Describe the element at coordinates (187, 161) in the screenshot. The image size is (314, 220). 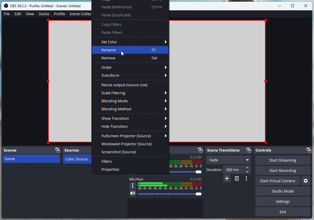
I see `Desktop Audio` at that location.